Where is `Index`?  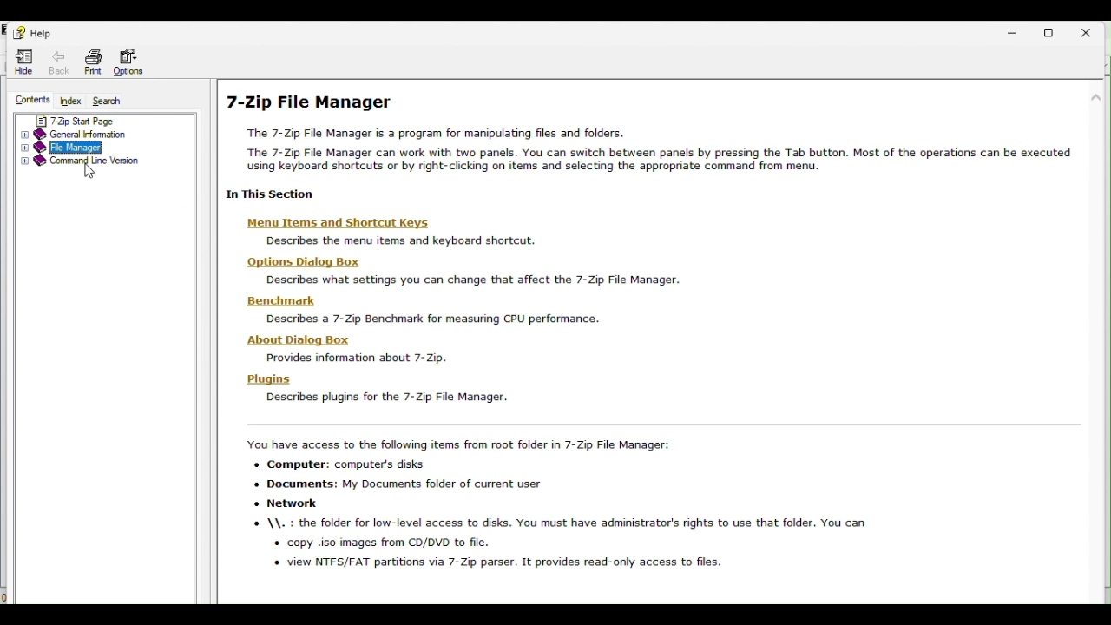
Index is located at coordinates (69, 102).